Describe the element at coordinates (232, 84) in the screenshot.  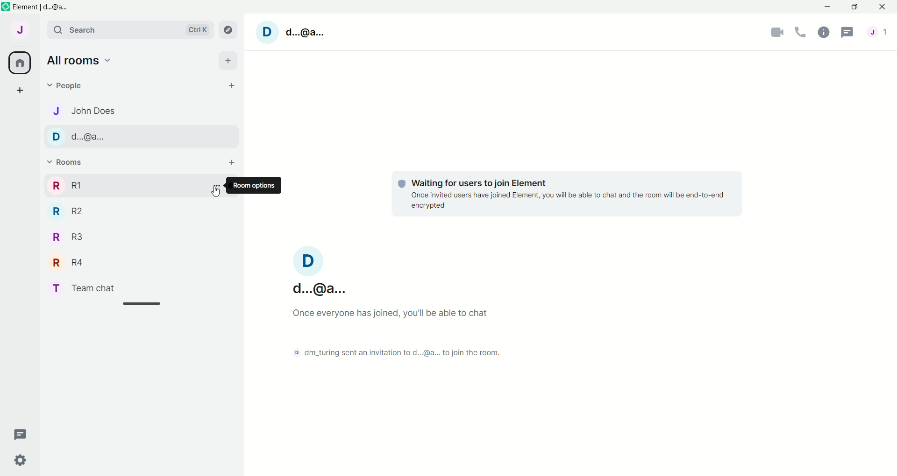
I see `+ Add People` at that location.